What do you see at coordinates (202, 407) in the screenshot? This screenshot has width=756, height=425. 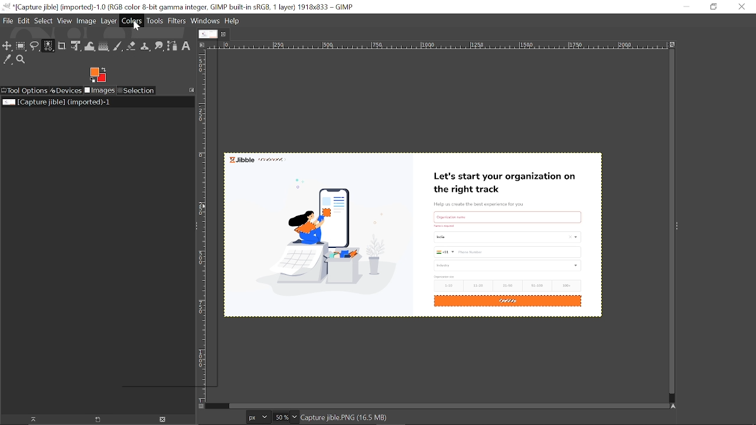 I see `navigate` at bounding box center [202, 407].